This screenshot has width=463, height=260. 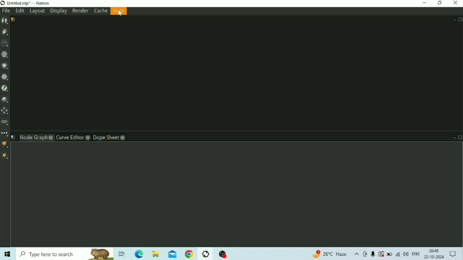 What do you see at coordinates (3, 3) in the screenshot?
I see `Logo` at bounding box center [3, 3].